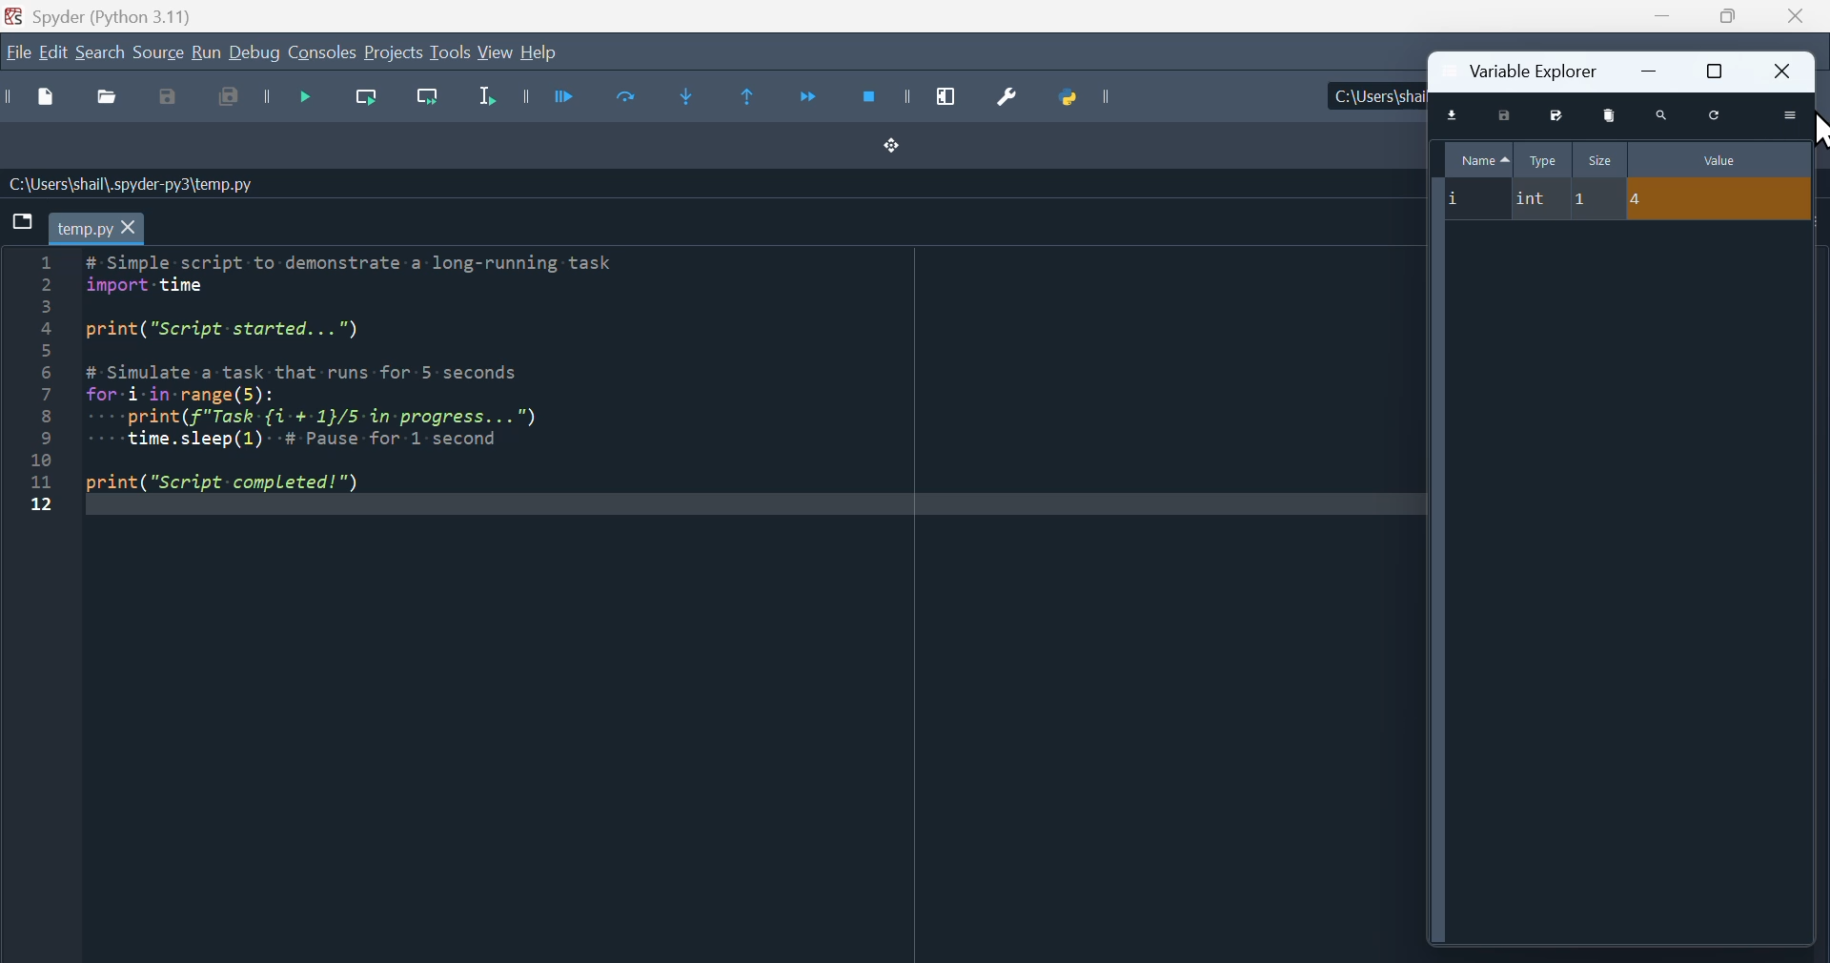 This screenshot has height=963, width=1830. I want to click on minimise, so click(1660, 16).